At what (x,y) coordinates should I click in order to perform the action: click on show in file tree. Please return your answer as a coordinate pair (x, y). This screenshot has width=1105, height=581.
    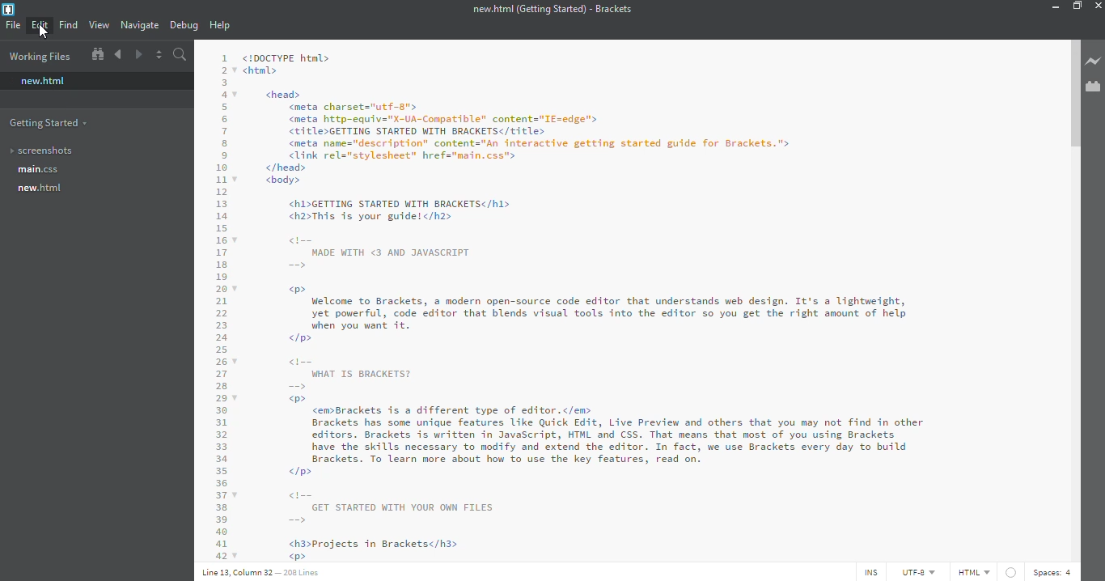
    Looking at the image, I should click on (96, 55).